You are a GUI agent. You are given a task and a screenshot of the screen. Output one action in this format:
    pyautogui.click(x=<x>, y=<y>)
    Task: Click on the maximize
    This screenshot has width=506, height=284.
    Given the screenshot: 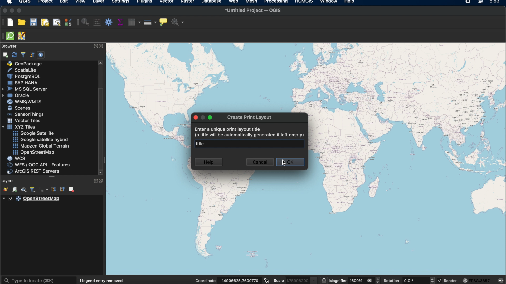 What is the action you would take?
    pyautogui.click(x=20, y=11)
    